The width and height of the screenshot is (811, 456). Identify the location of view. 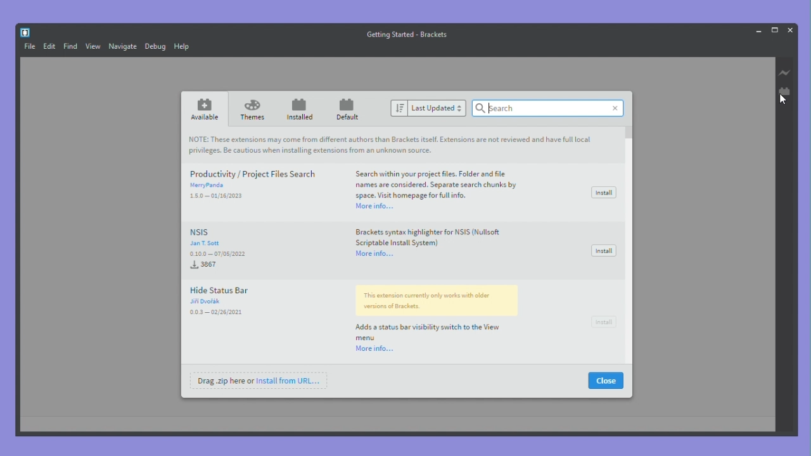
(94, 47).